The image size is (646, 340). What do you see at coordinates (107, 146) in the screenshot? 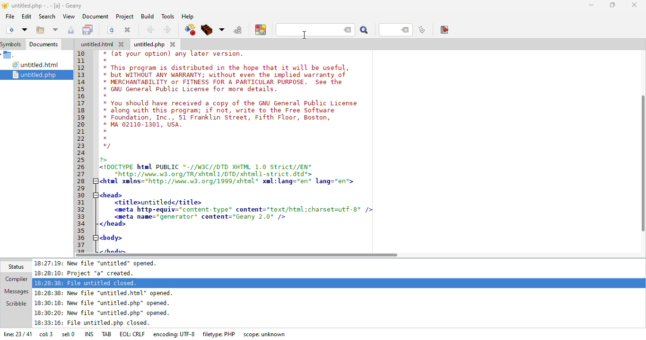
I see `*/` at bounding box center [107, 146].